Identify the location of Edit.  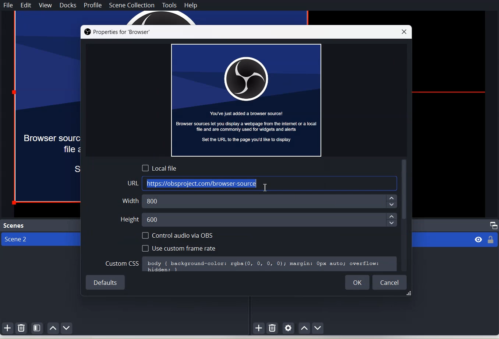
(26, 5).